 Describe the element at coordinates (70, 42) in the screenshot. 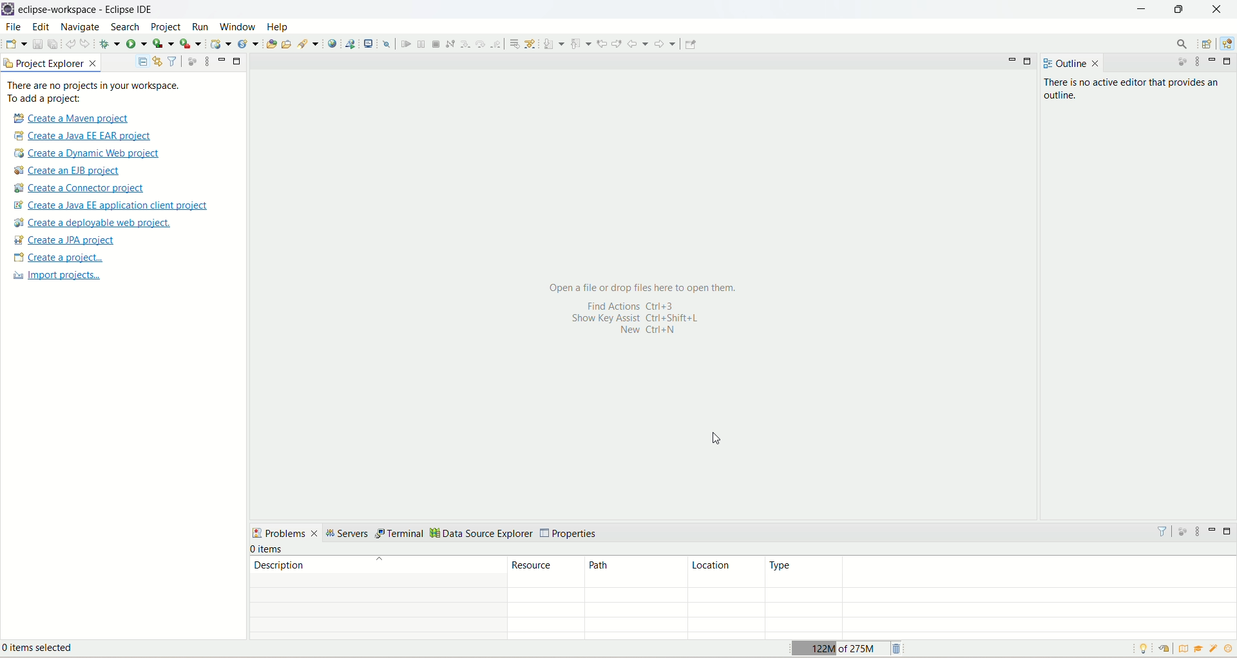

I see `undo` at that location.